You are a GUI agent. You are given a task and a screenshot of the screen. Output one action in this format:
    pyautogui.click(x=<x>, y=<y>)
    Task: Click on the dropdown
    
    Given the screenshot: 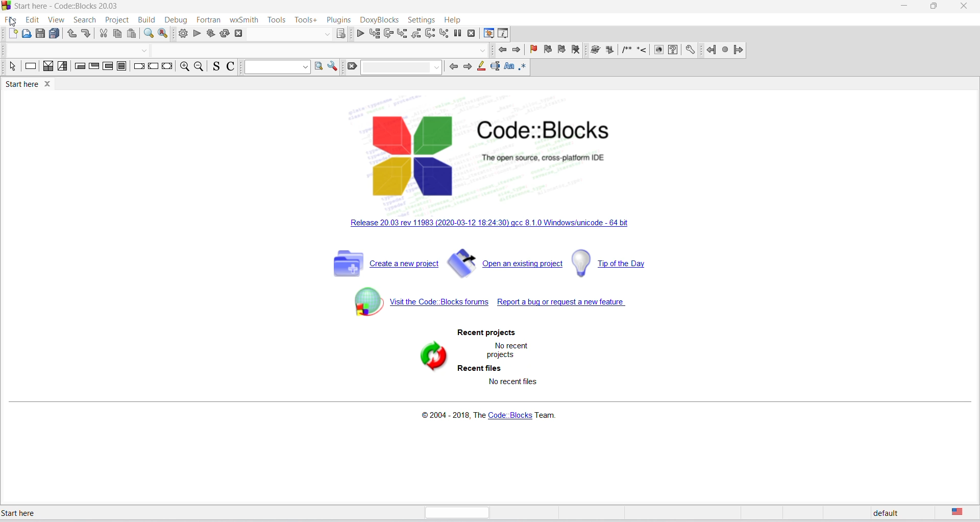 What is the action you would take?
    pyautogui.click(x=325, y=35)
    